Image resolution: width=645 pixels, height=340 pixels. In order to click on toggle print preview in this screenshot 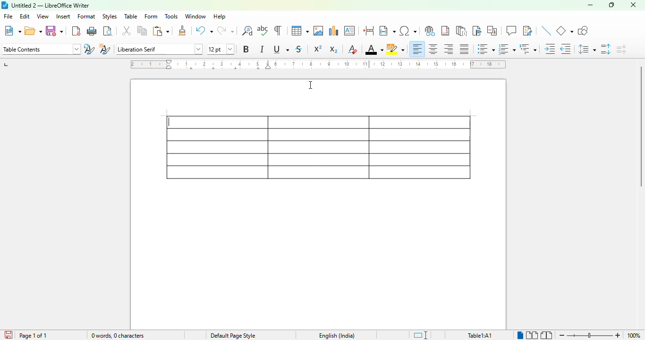, I will do `click(109, 31)`.